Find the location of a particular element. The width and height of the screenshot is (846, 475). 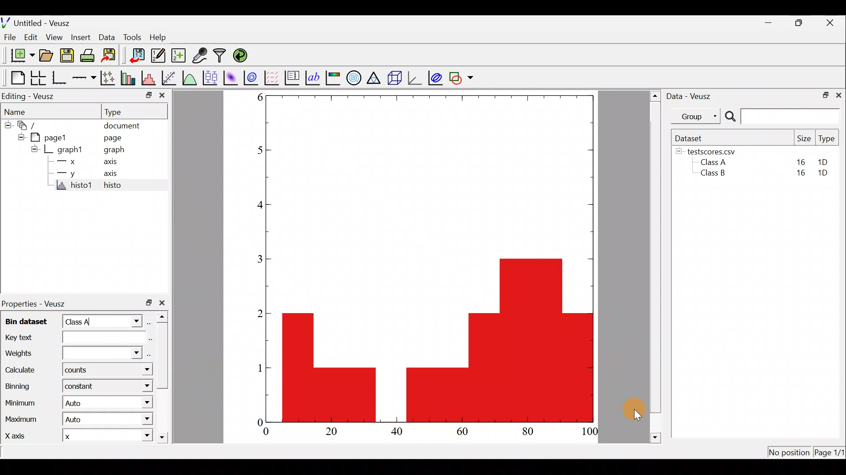

Filter data is located at coordinates (220, 56).